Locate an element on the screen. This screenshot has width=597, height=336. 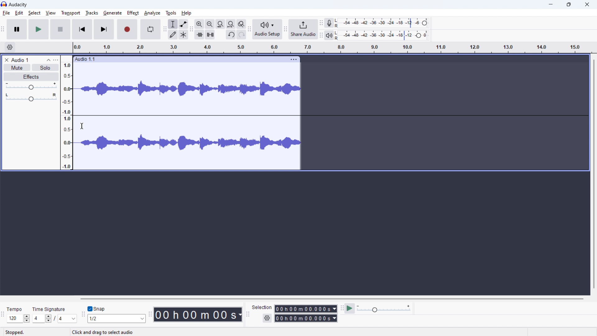
recording meter toolbar is located at coordinates (321, 23).